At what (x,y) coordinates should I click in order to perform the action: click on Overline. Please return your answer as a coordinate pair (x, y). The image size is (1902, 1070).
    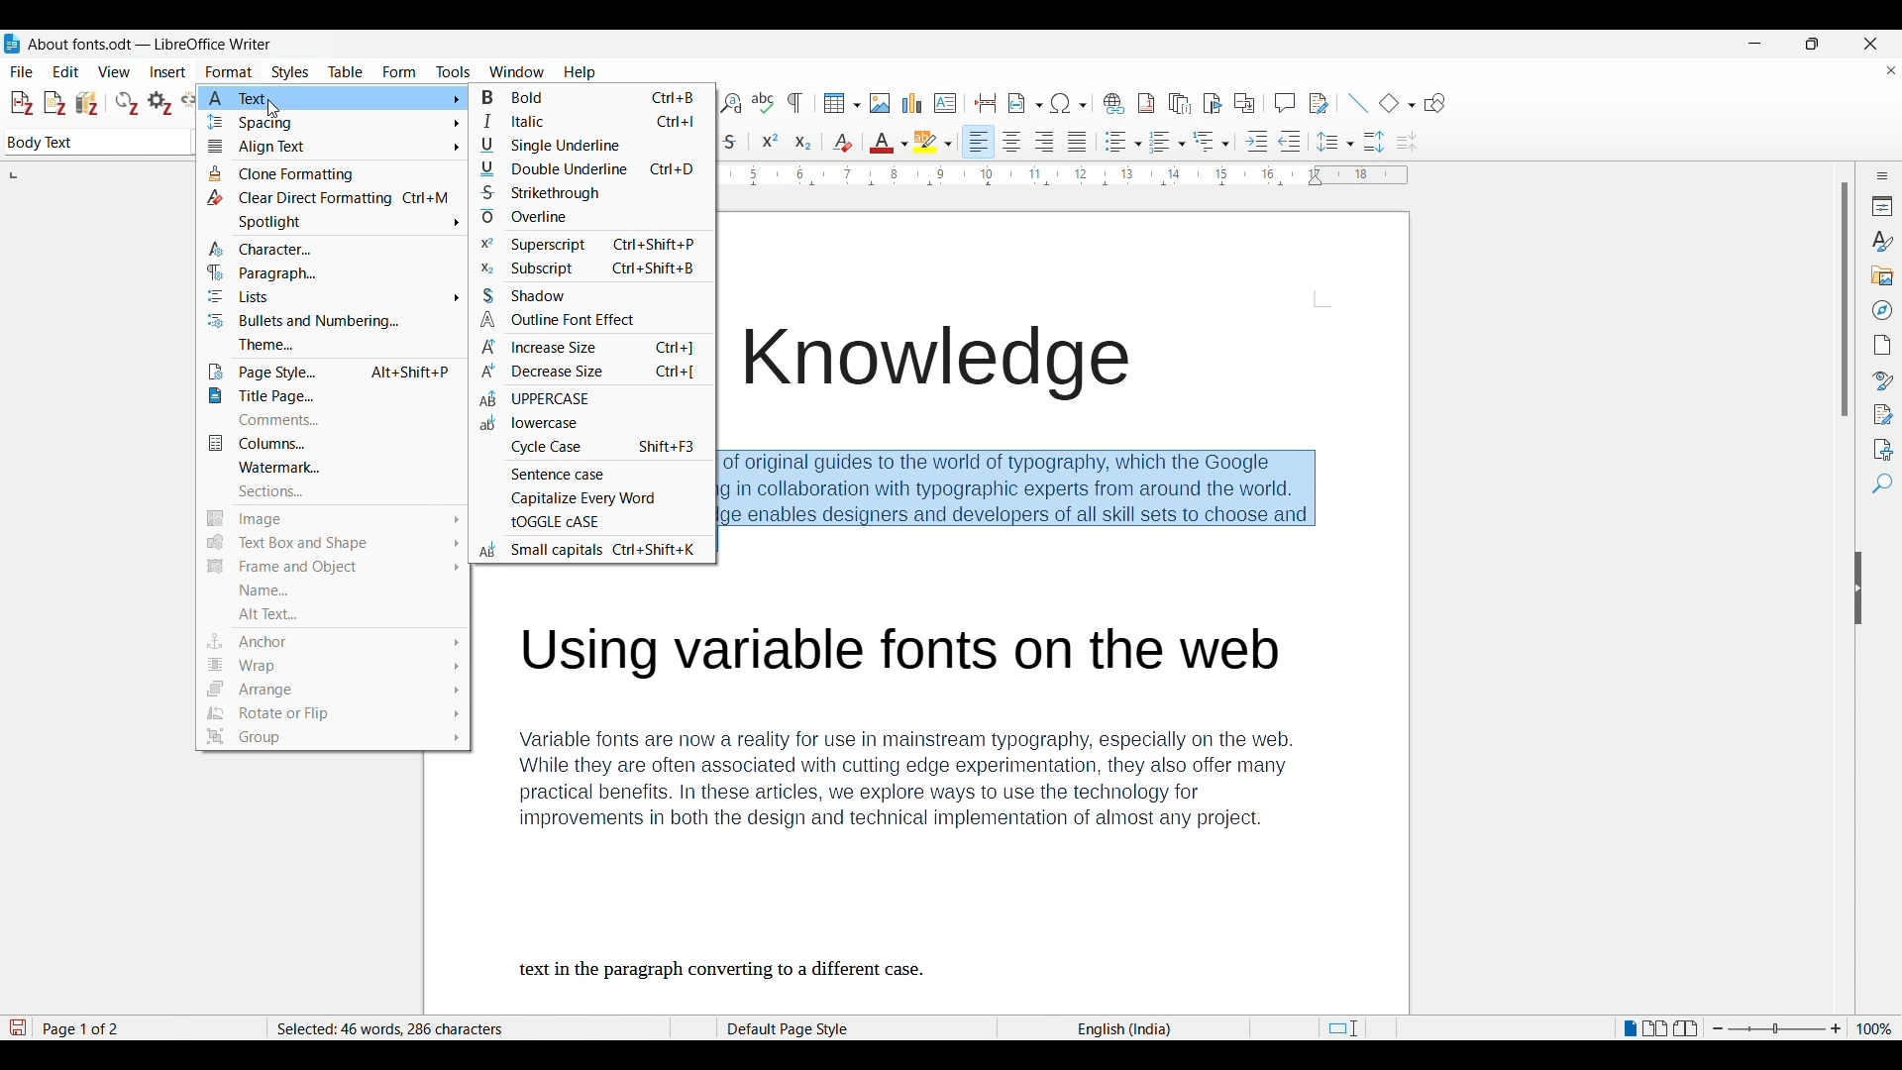
    Looking at the image, I should click on (556, 217).